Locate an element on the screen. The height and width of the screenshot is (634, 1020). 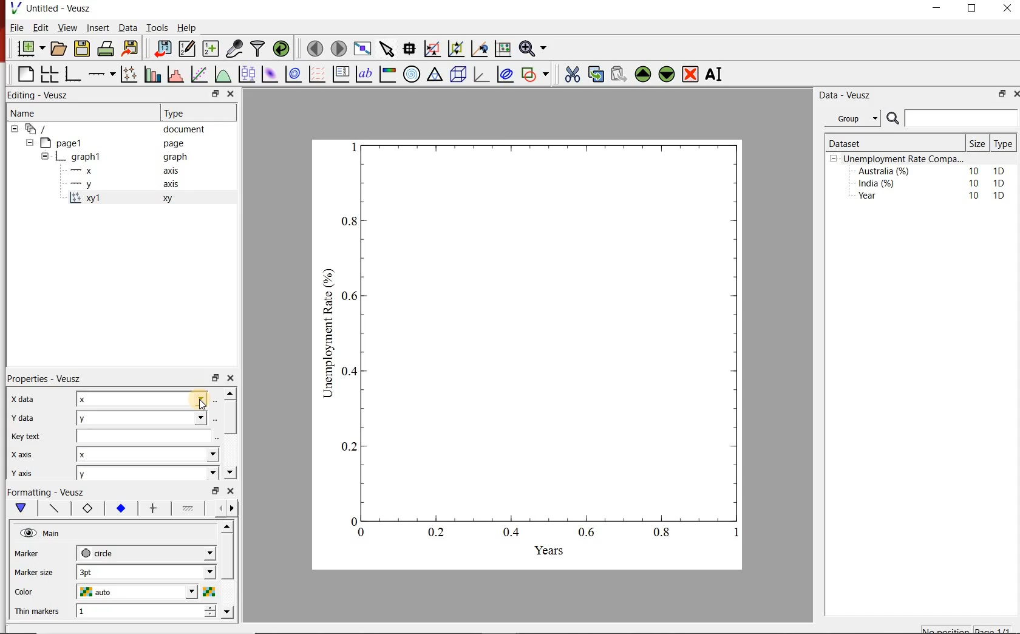
edit and enter new datasets is located at coordinates (188, 47).